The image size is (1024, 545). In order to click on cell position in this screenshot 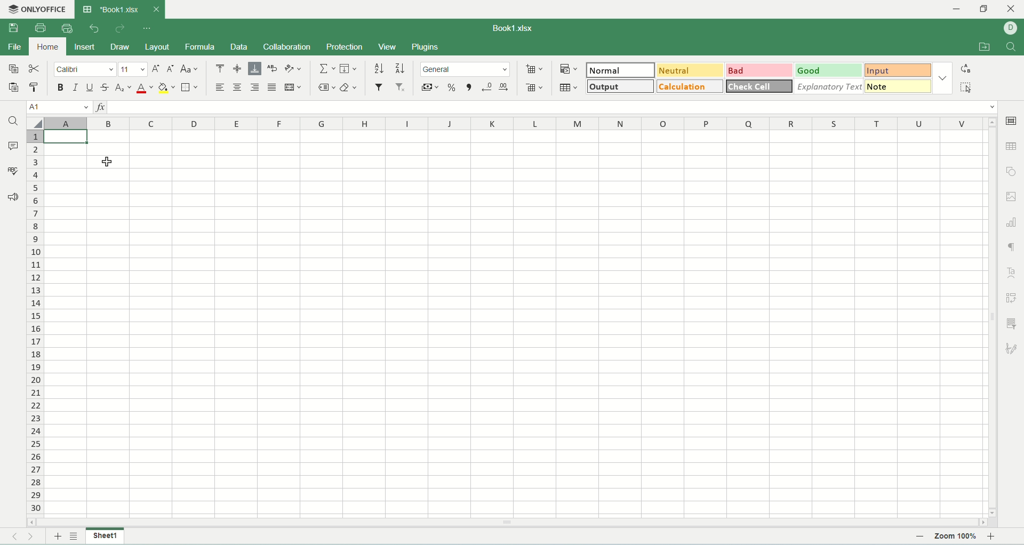, I will do `click(58, 108)`.